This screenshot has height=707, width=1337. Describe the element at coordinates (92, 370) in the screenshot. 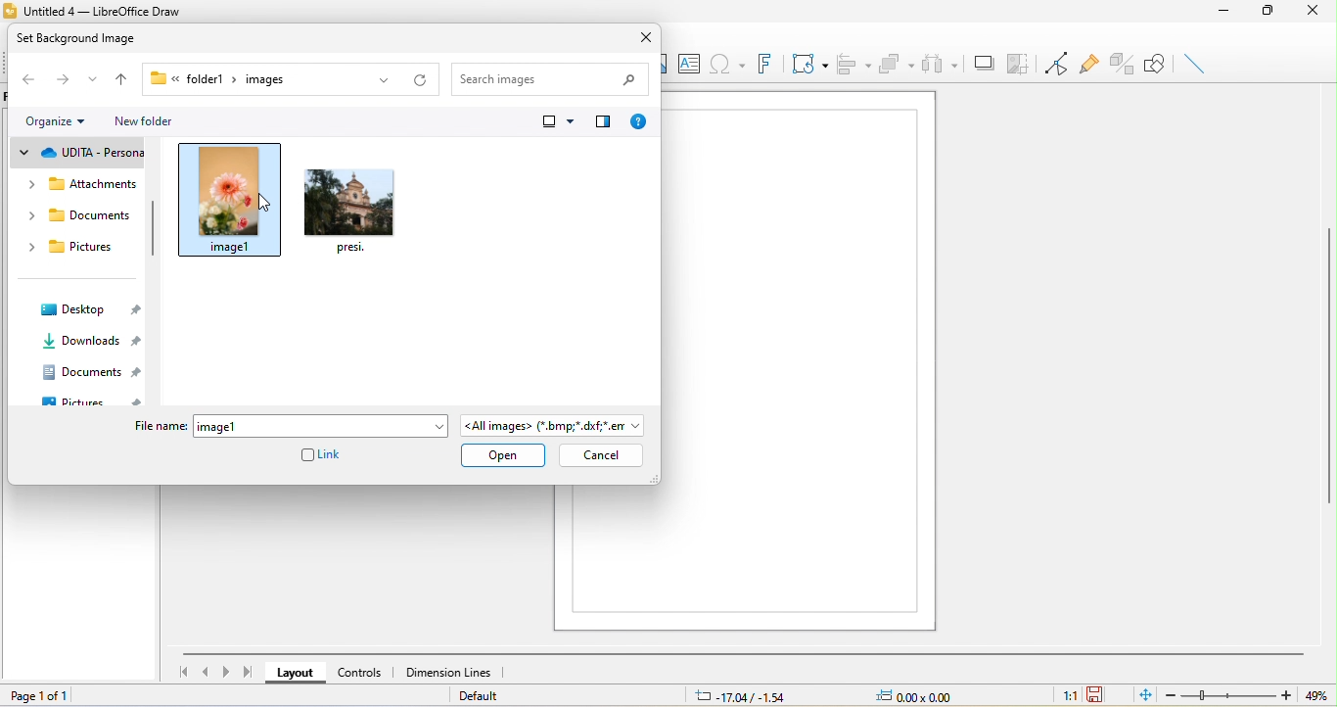

I see `documents` at that location.